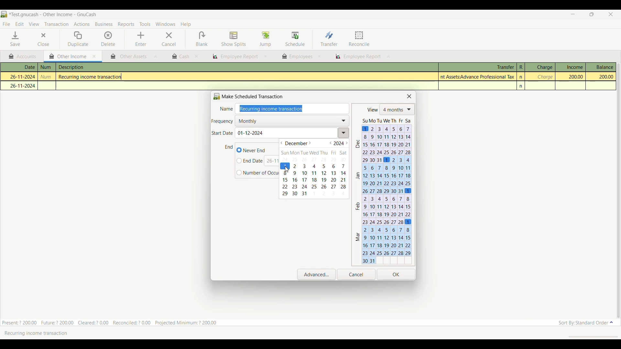 The image size is (621, 349). What do you see at coordinates (570, 67) in the screenshot?
I see `Income column` at bounding box center [570, 67].